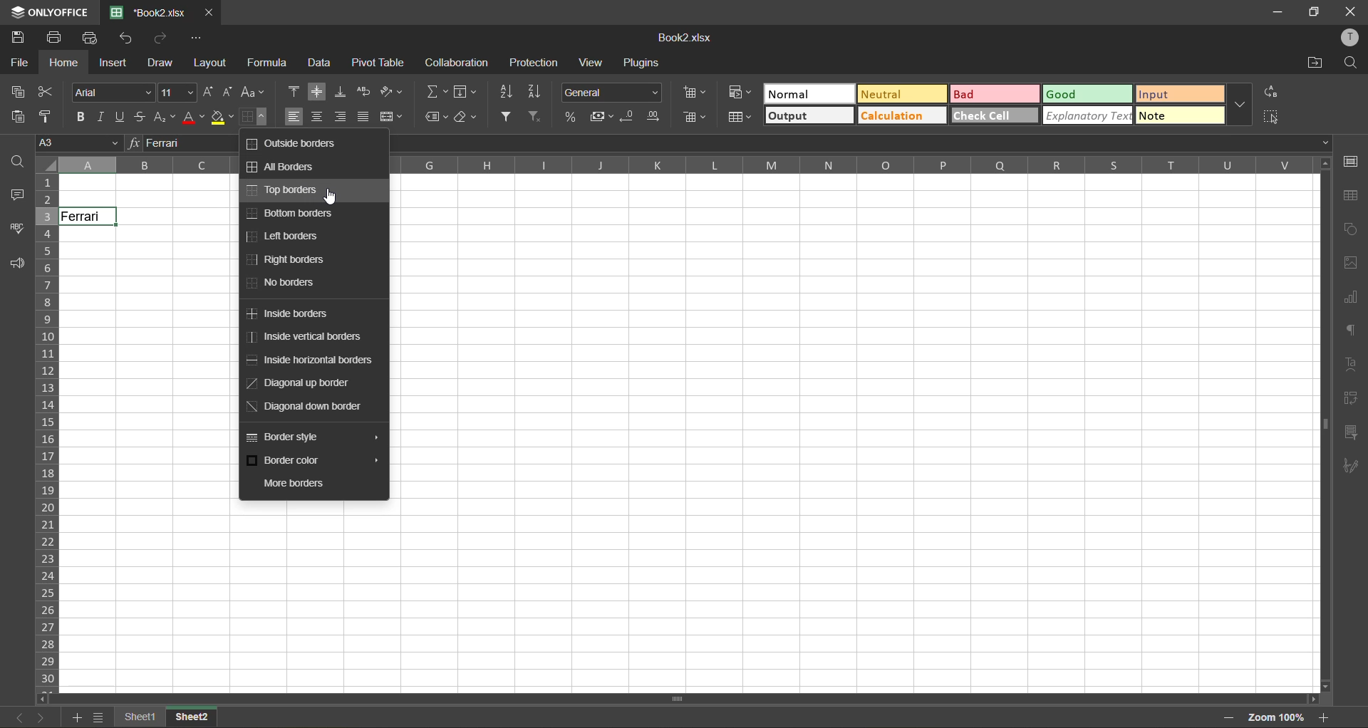  I want to click on no borders, so click(283, 284).